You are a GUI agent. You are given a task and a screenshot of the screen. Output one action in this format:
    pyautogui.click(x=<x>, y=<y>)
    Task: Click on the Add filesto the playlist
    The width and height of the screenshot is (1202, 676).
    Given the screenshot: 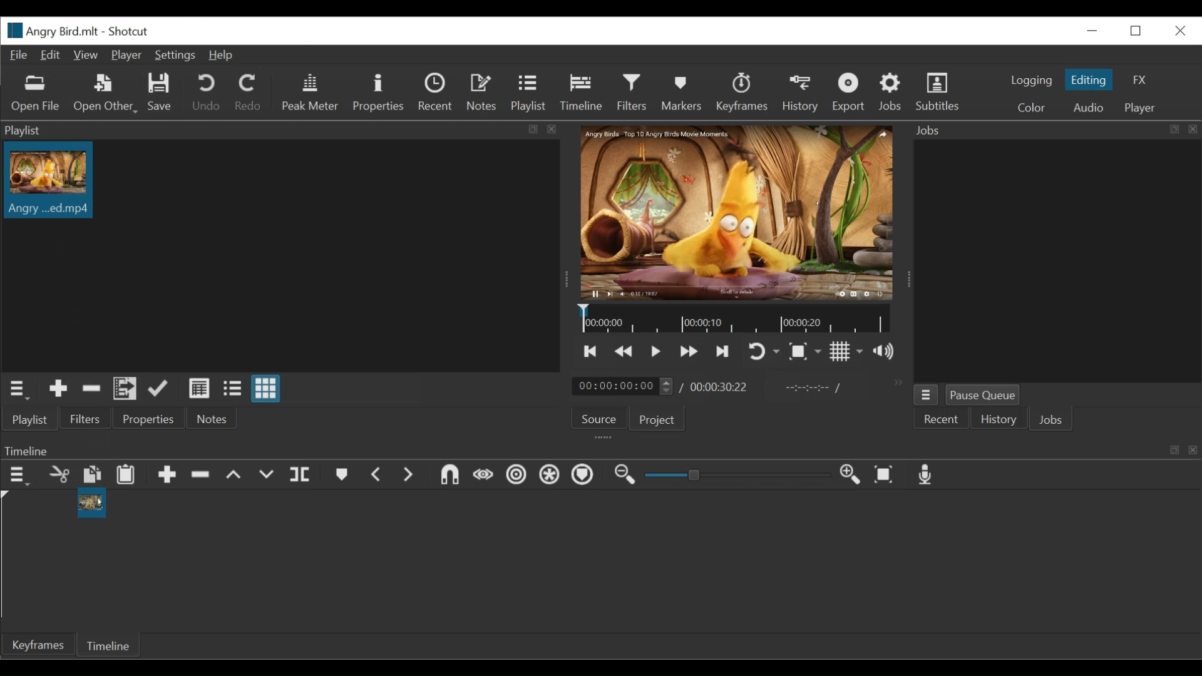 What is the action you would take?
    pyautogui.click(x=126, y=388)
    